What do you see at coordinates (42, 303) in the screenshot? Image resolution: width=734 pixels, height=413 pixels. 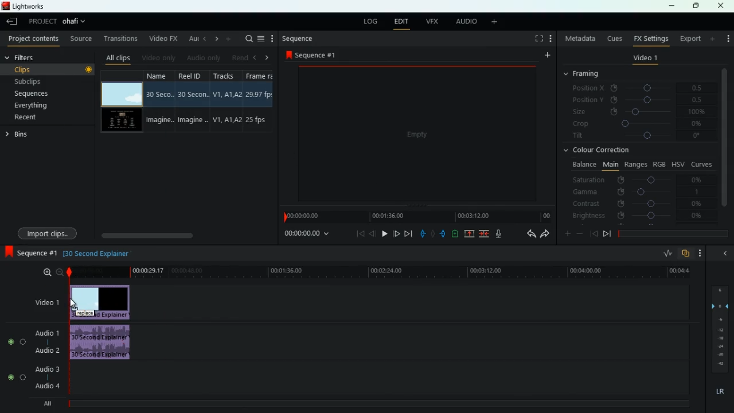 I see `video 1` at bounding box center [42, 303].